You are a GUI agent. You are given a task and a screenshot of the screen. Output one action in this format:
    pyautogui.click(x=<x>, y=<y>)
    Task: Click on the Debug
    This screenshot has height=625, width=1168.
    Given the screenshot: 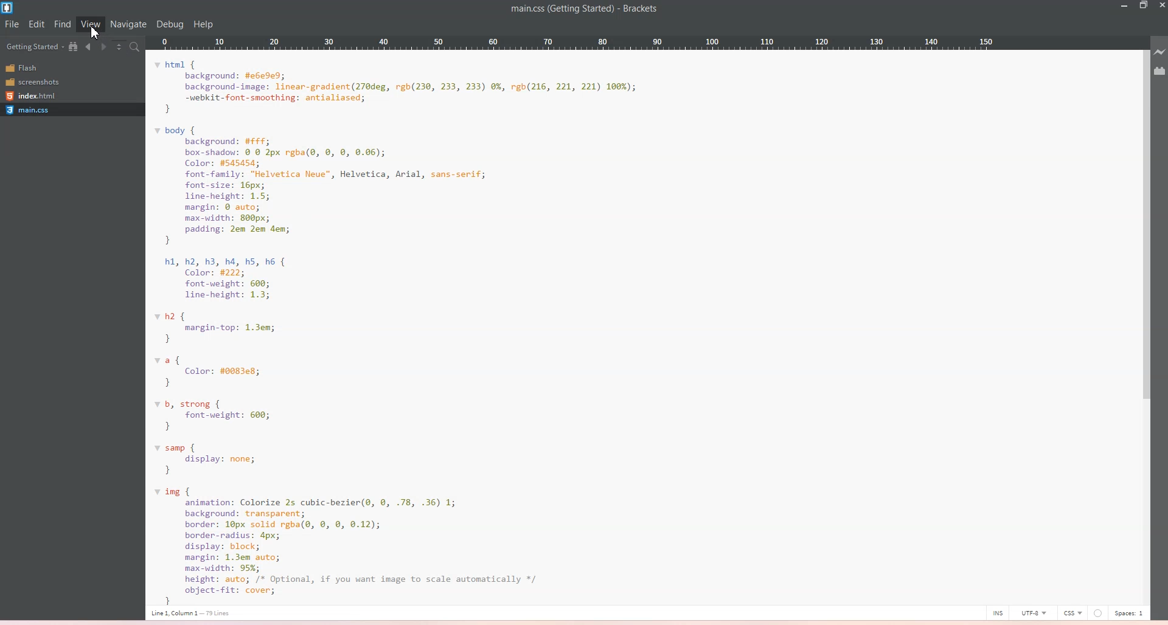 What is the action you would take?
    pyautogui.click(x=170, y=25)
    